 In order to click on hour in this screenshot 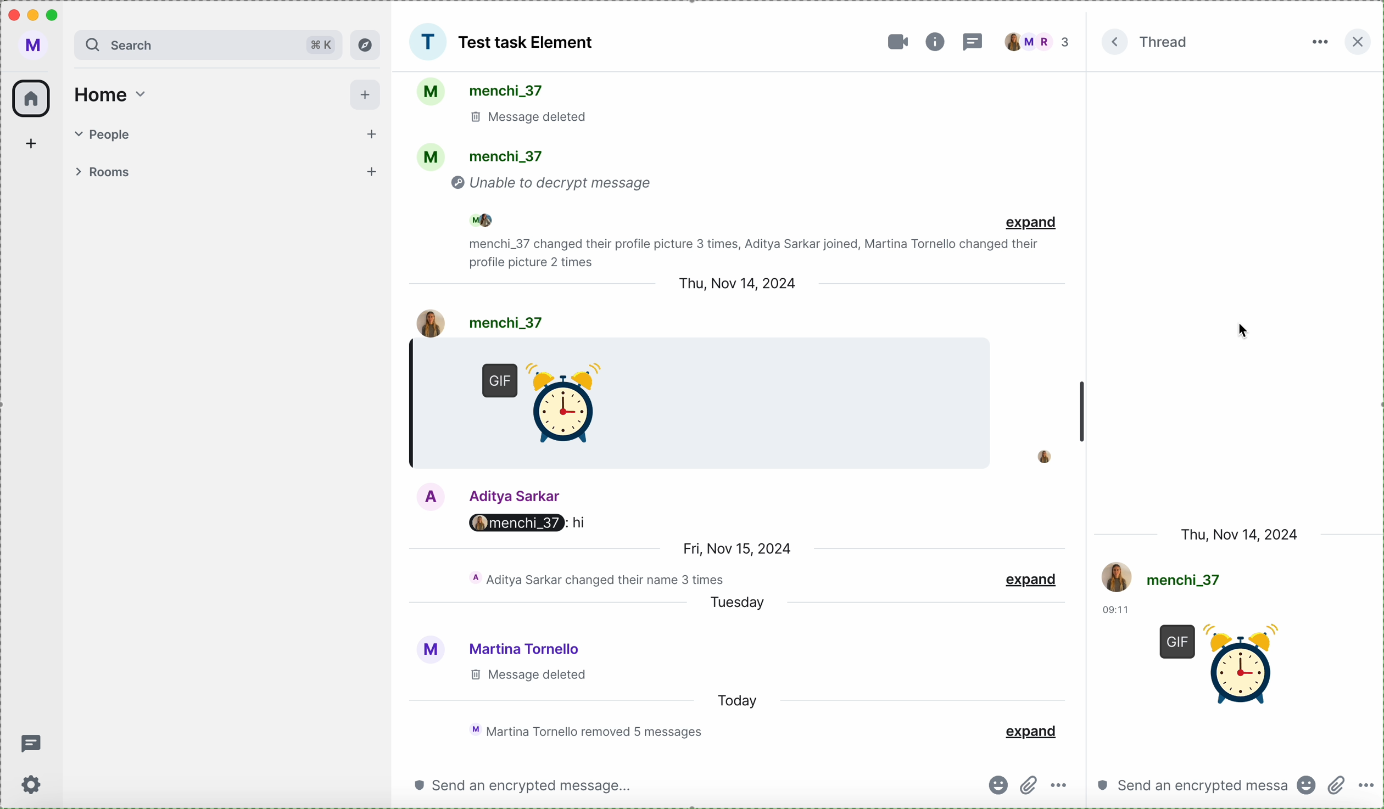, I will do `click(1116, 611)`.